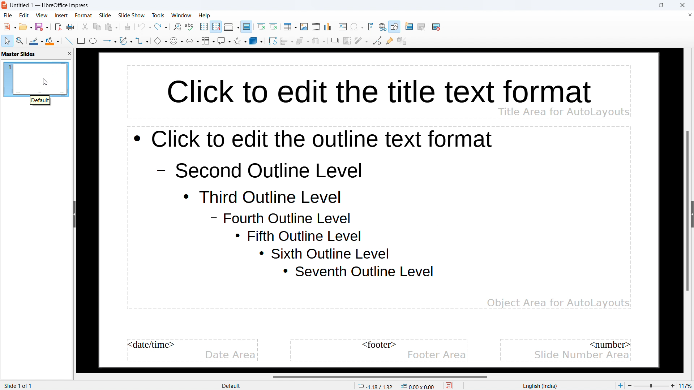 Image resolution: width=694 pixels, height=390 pixels. What do you see at coordinates (231, 27) in the screenshot?
I see `display views` at bounding box center [231, 27].